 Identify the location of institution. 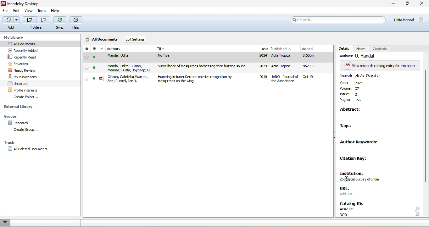
(351, 172).